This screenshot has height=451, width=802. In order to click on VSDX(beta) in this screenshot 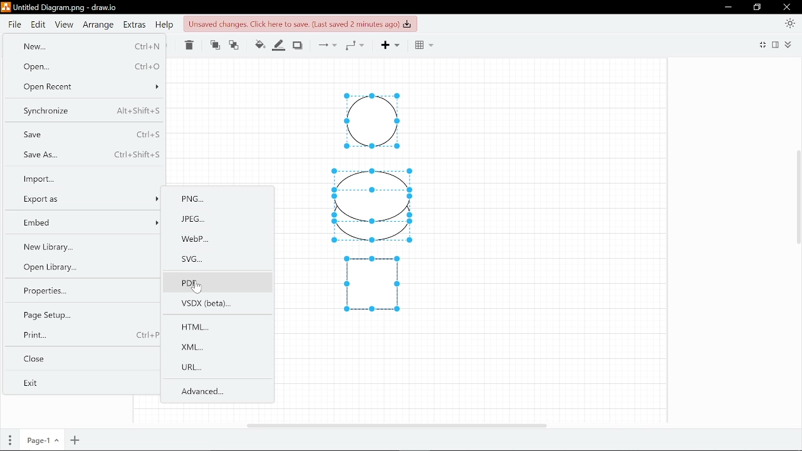, I will do `click(216, 305)`.